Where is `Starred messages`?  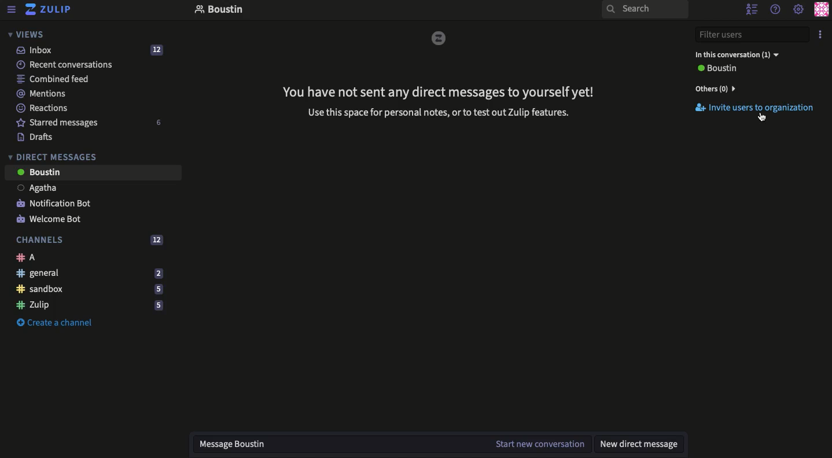
Starred messages is located at coordinates (87, 123).